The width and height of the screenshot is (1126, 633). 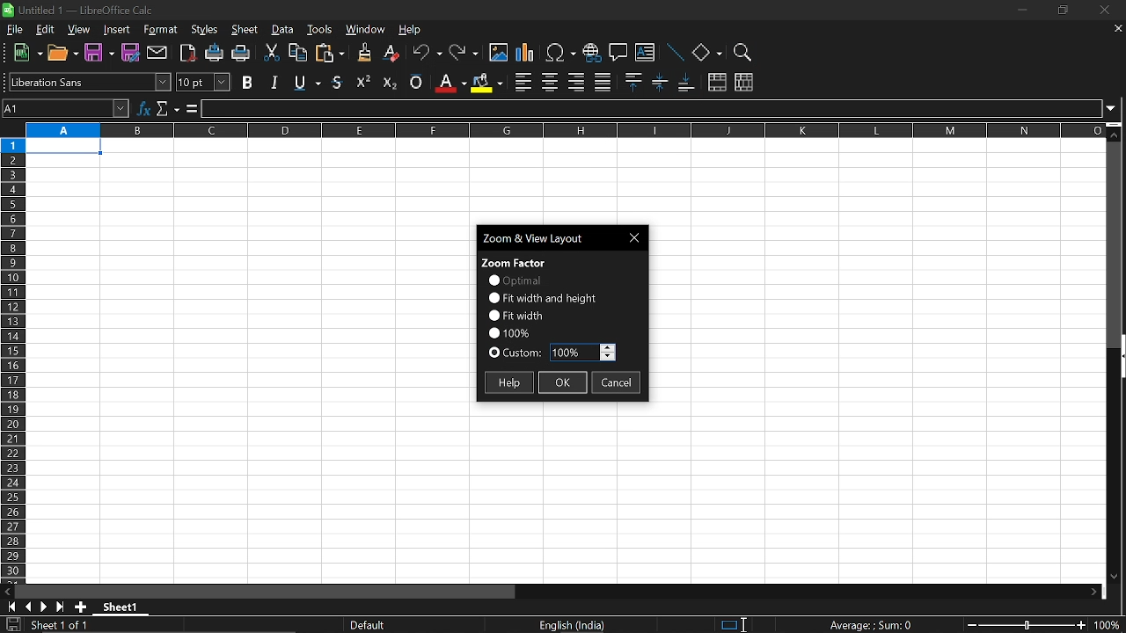 I want to click on text style, so click(x=90, y=82).